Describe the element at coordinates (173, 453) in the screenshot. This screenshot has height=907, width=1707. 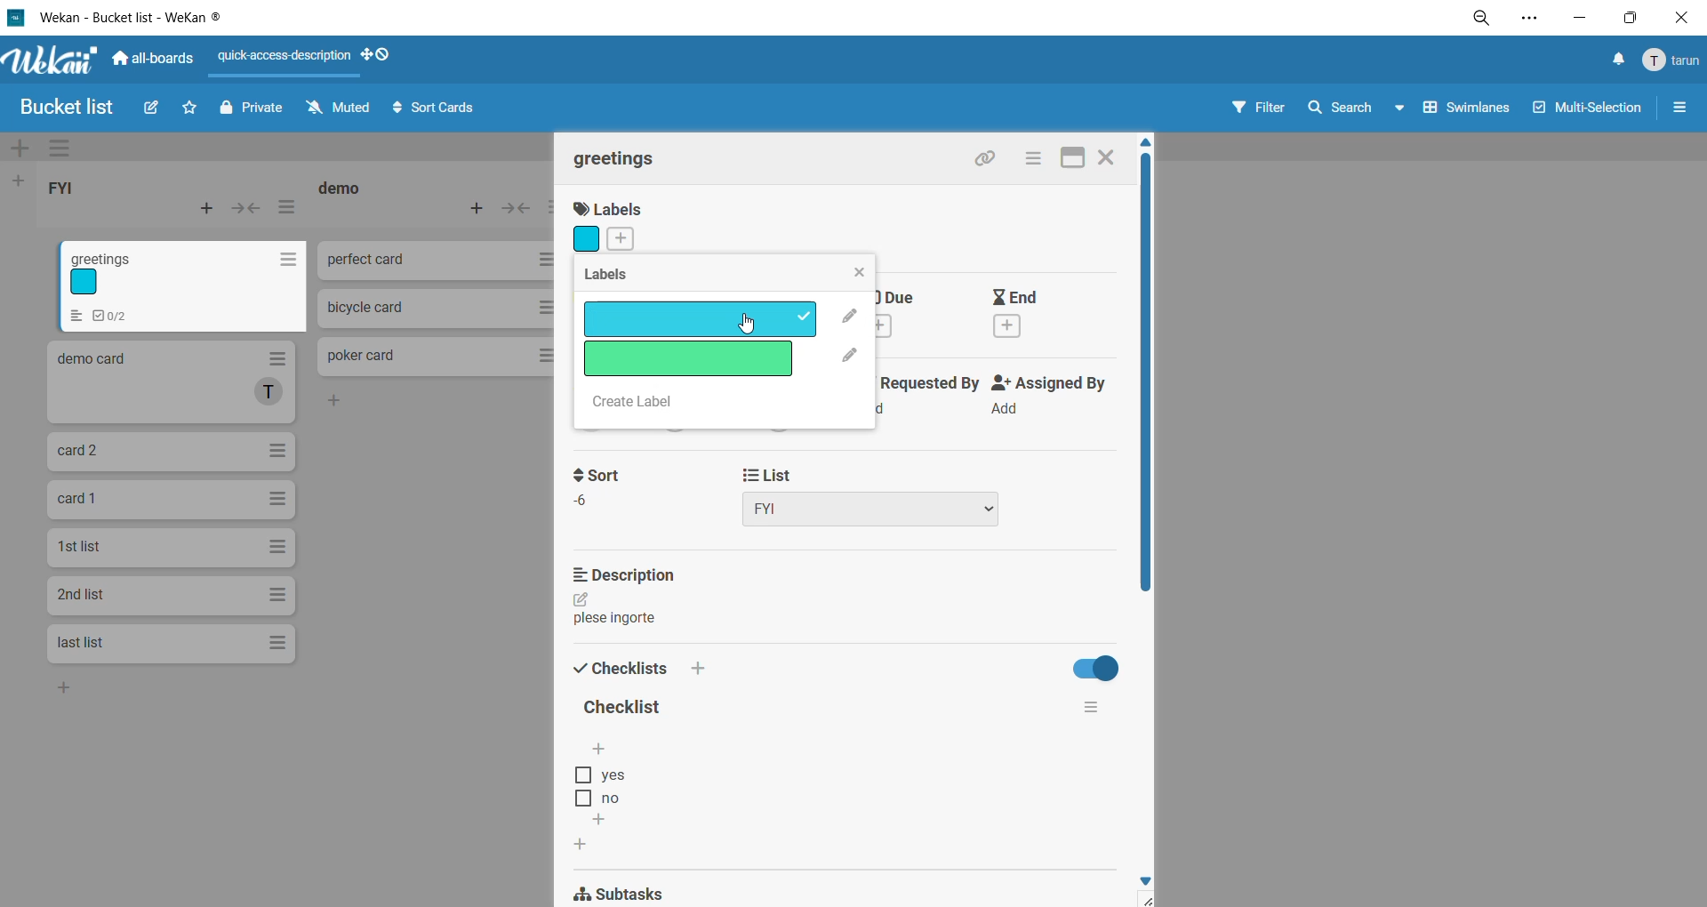
I see `card 2` at that location.